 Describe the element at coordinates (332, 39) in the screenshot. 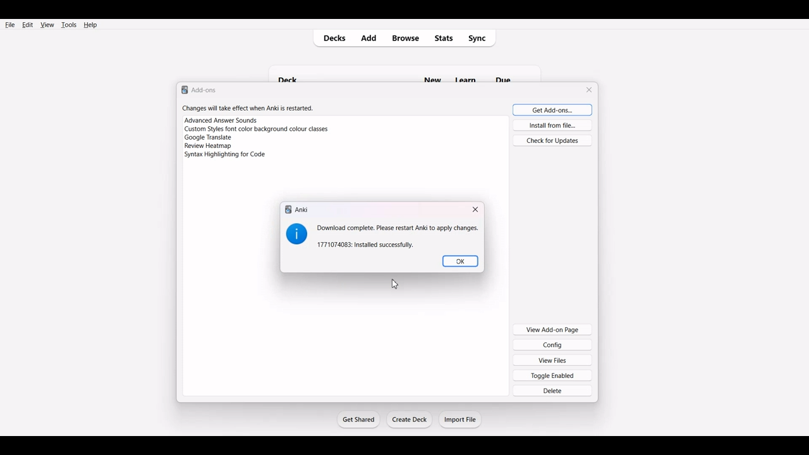

I see `Decks` at that location.